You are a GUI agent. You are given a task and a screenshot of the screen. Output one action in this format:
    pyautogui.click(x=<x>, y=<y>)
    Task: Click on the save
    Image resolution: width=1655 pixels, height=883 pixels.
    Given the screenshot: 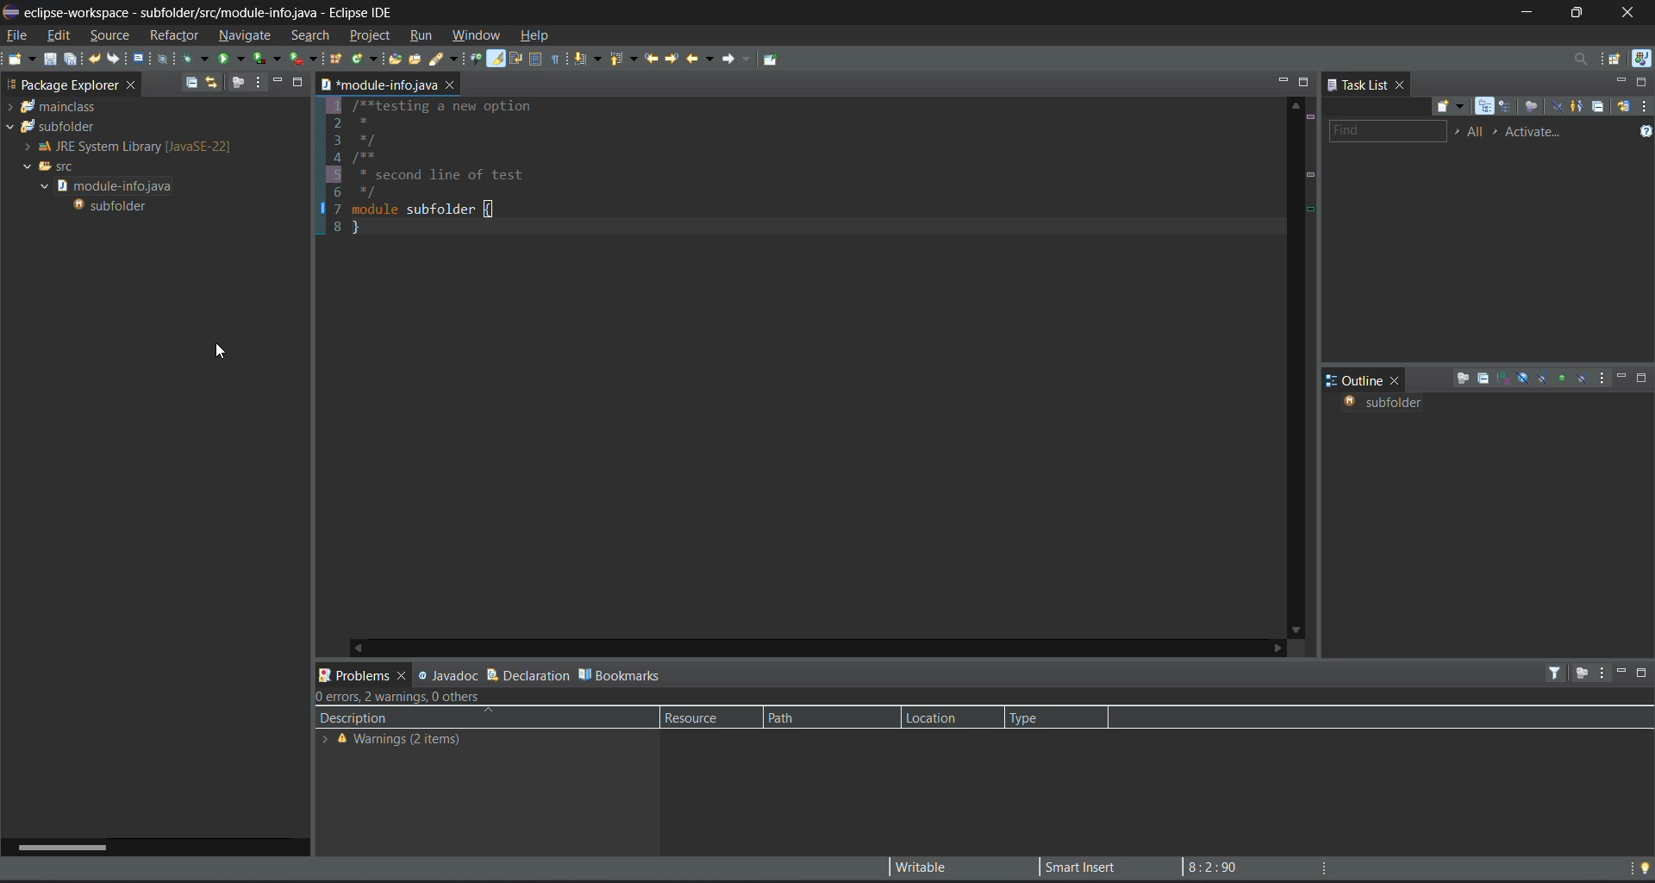 What is the action you would take?
    pyautogui.click(x=50, y=59)
    